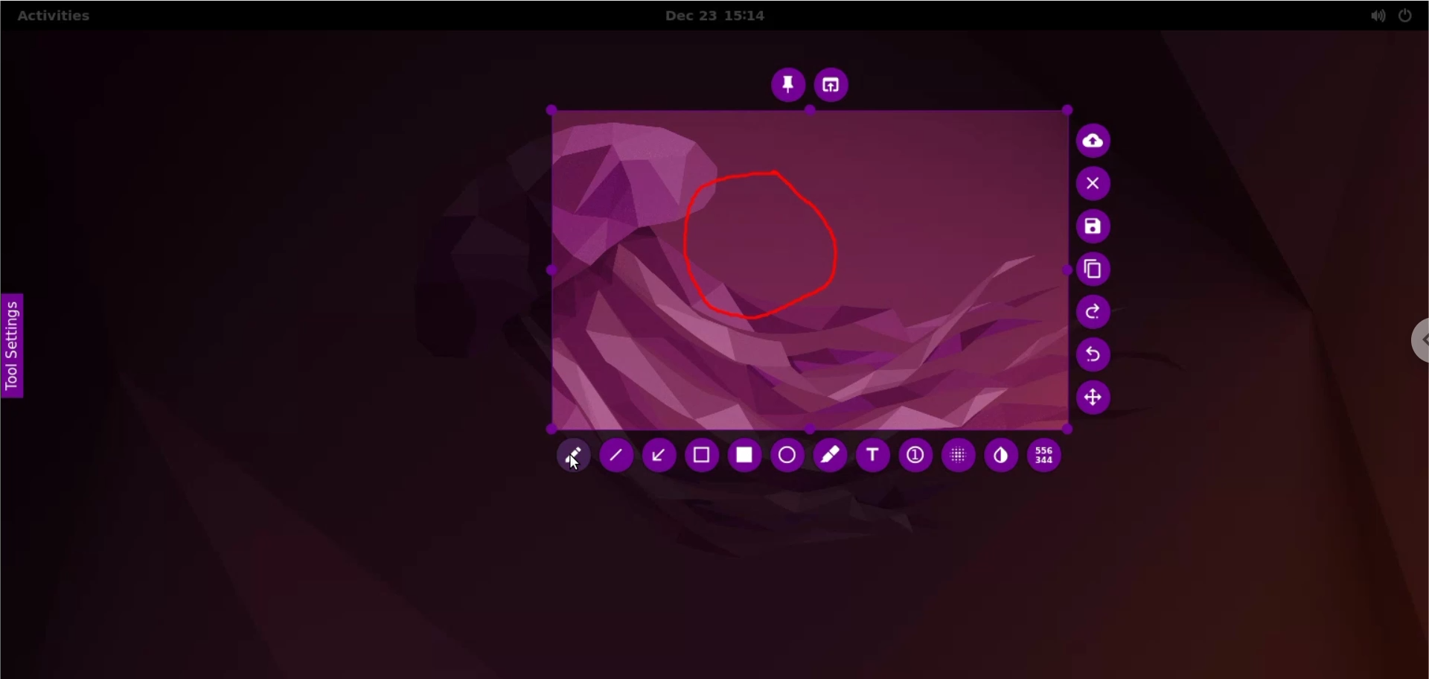 The image size is (1429, 679). I want to click on selection, so click(705, 456).